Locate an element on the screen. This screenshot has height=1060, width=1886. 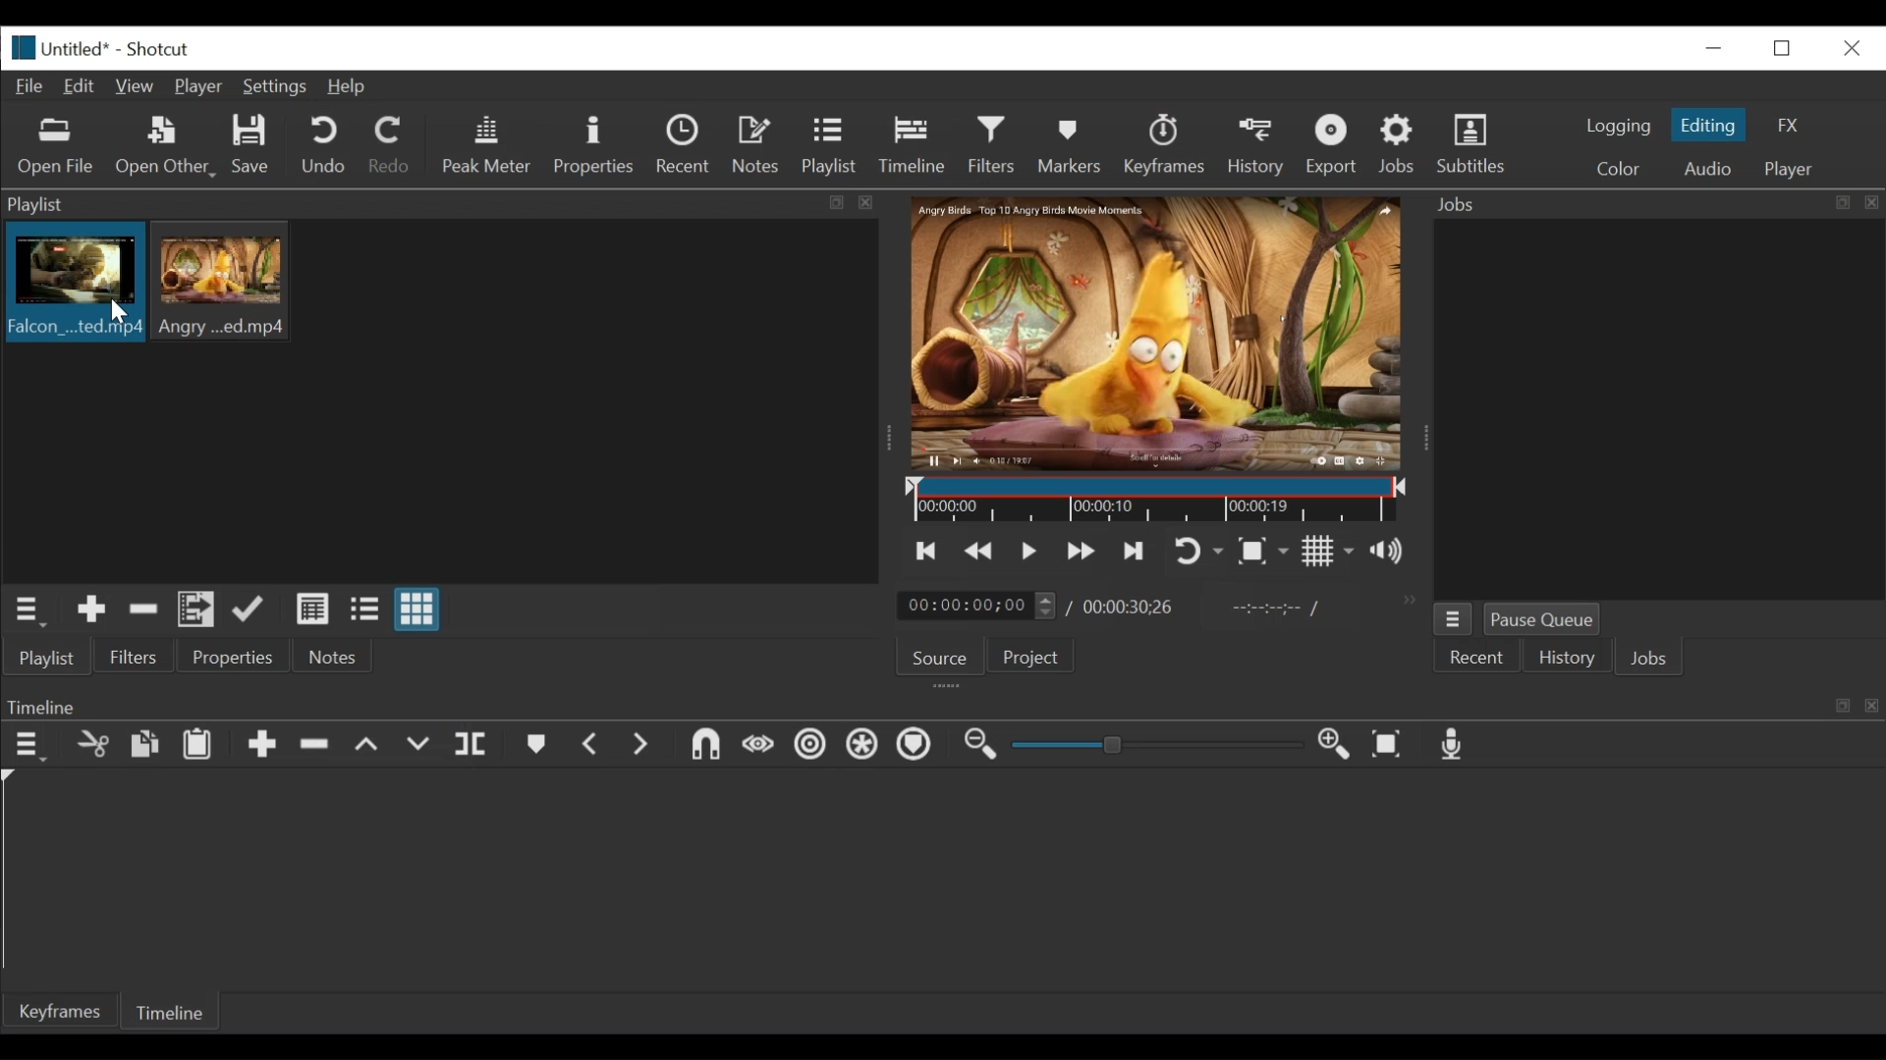
Ripple all tracks is located at coordinates (861, 747).